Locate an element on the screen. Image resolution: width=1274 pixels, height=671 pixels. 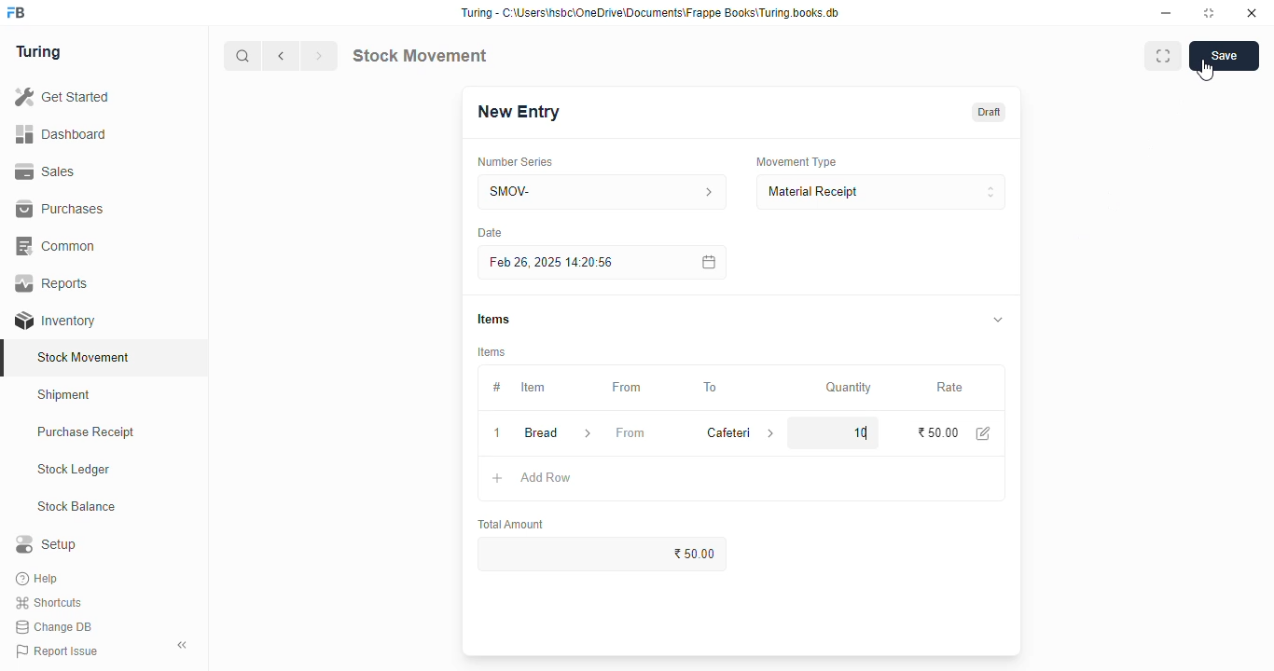
search is located at coordinates (243, 56).